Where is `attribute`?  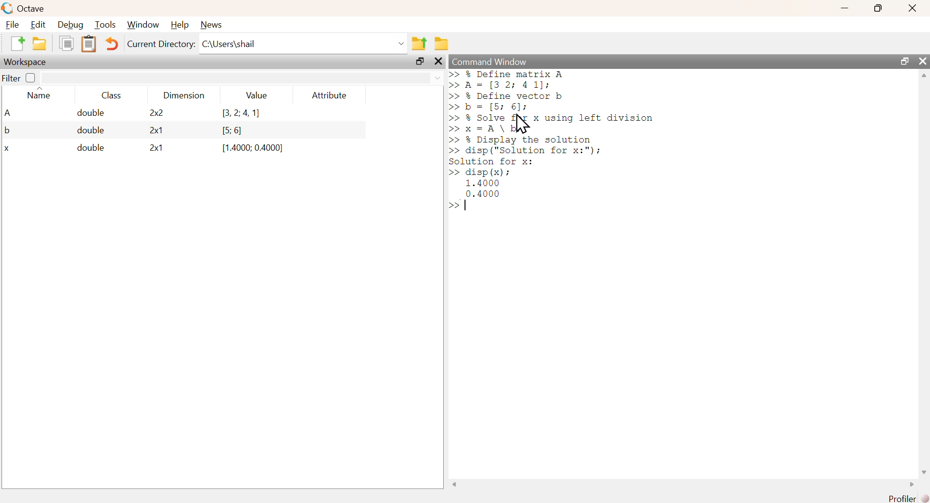 attribute is located at coordinates (328, 95).